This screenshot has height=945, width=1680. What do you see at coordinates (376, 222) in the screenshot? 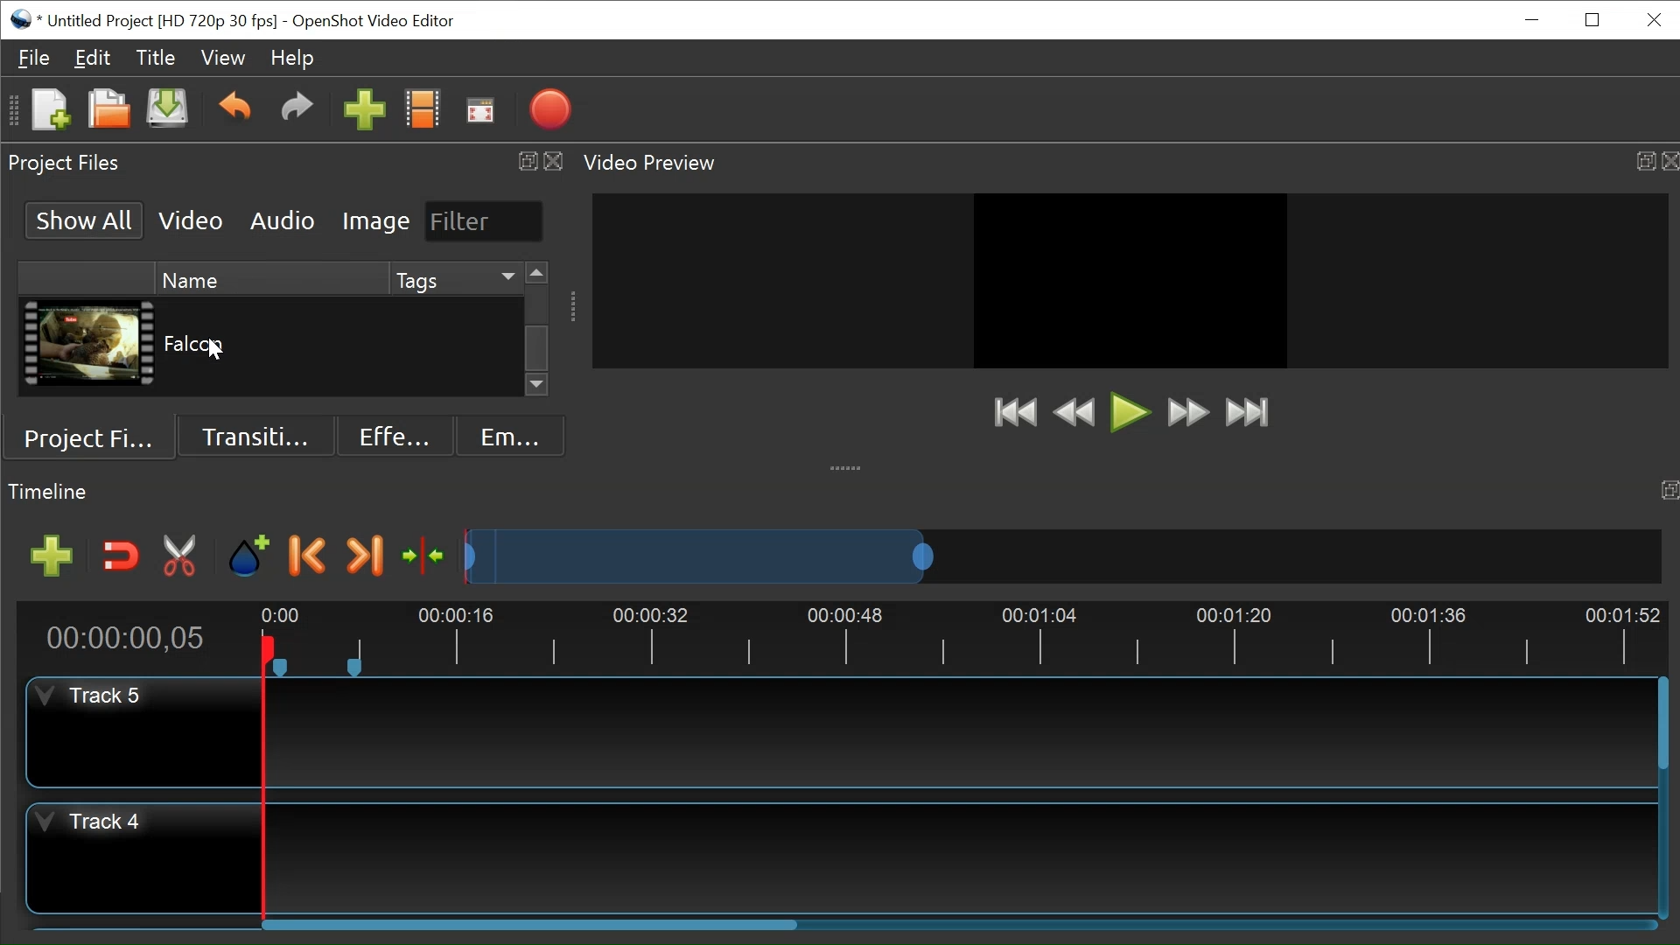
I see `Image` at bounding box center [376, 222].